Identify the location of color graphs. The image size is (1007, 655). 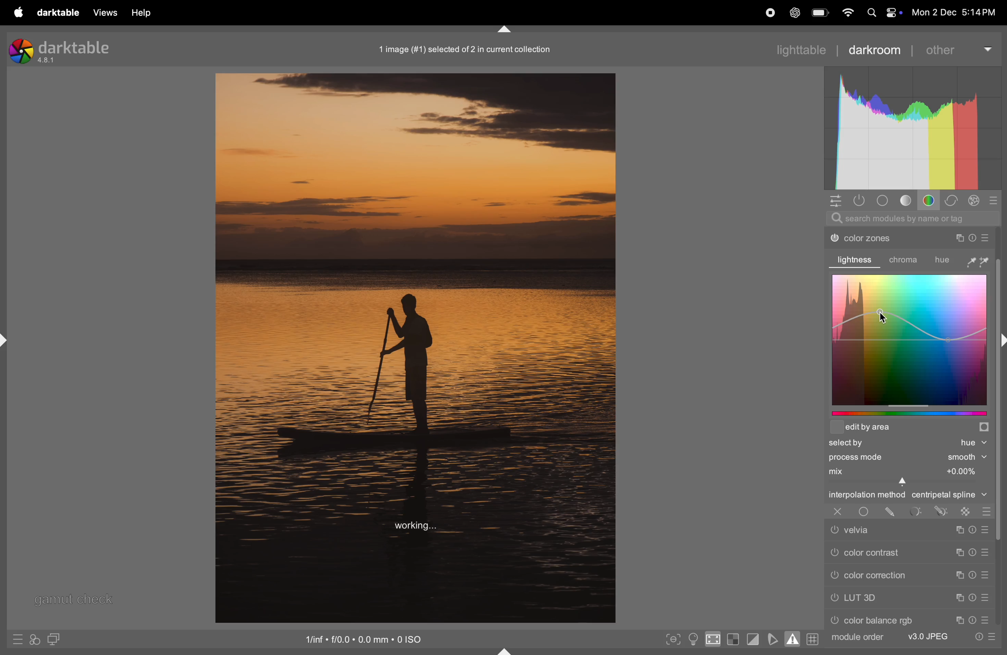
(909, 340).